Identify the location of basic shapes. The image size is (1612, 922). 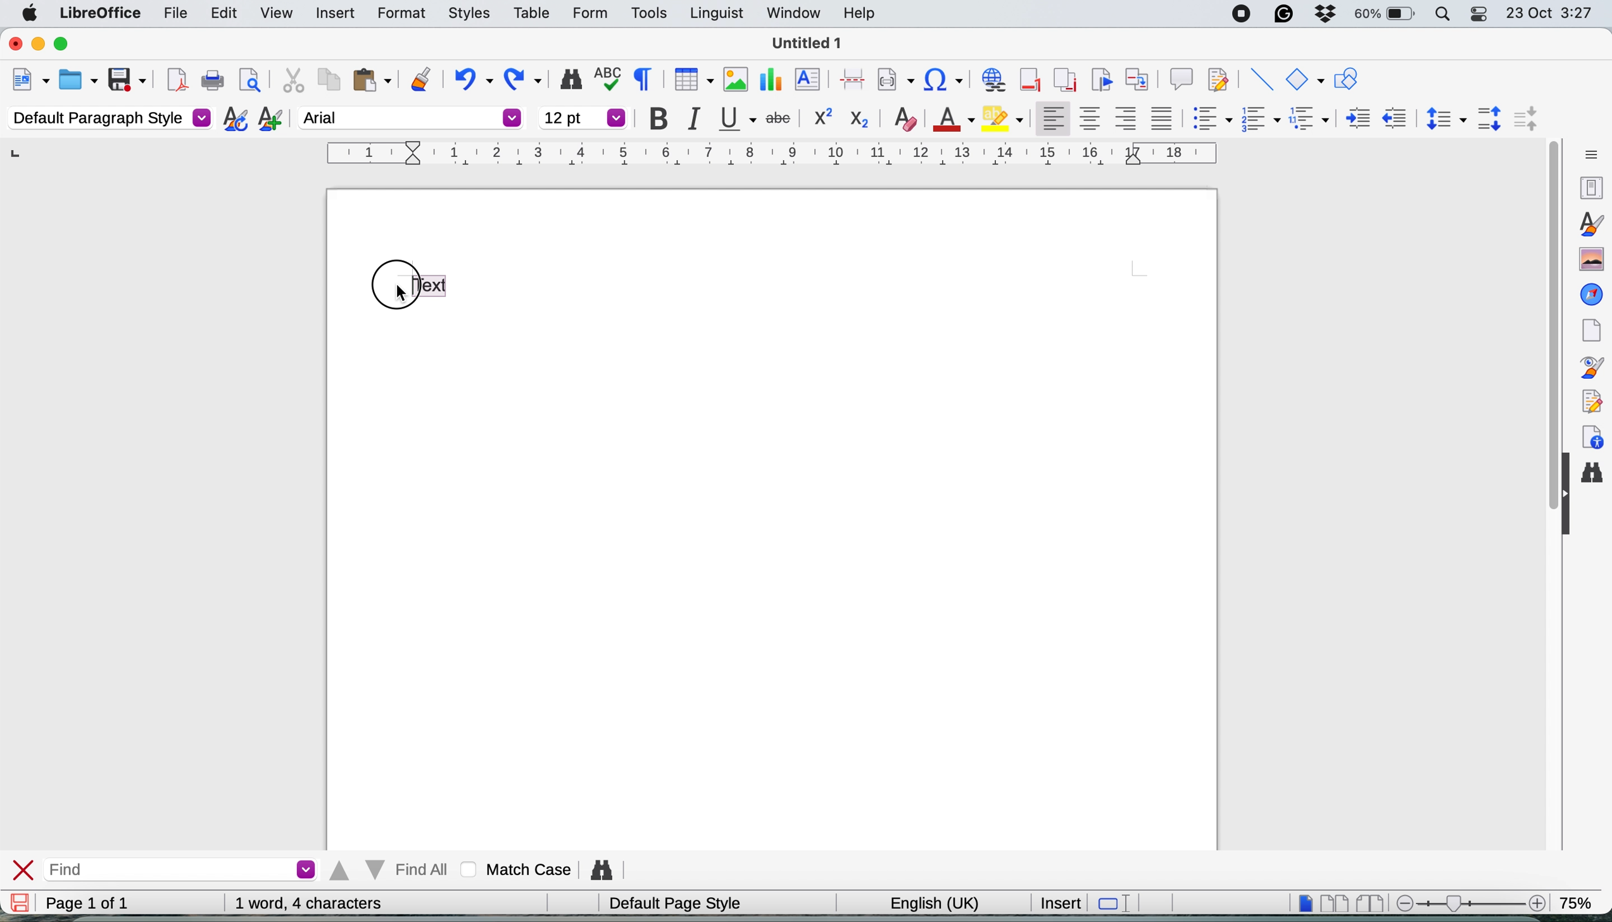
(1306, 82).